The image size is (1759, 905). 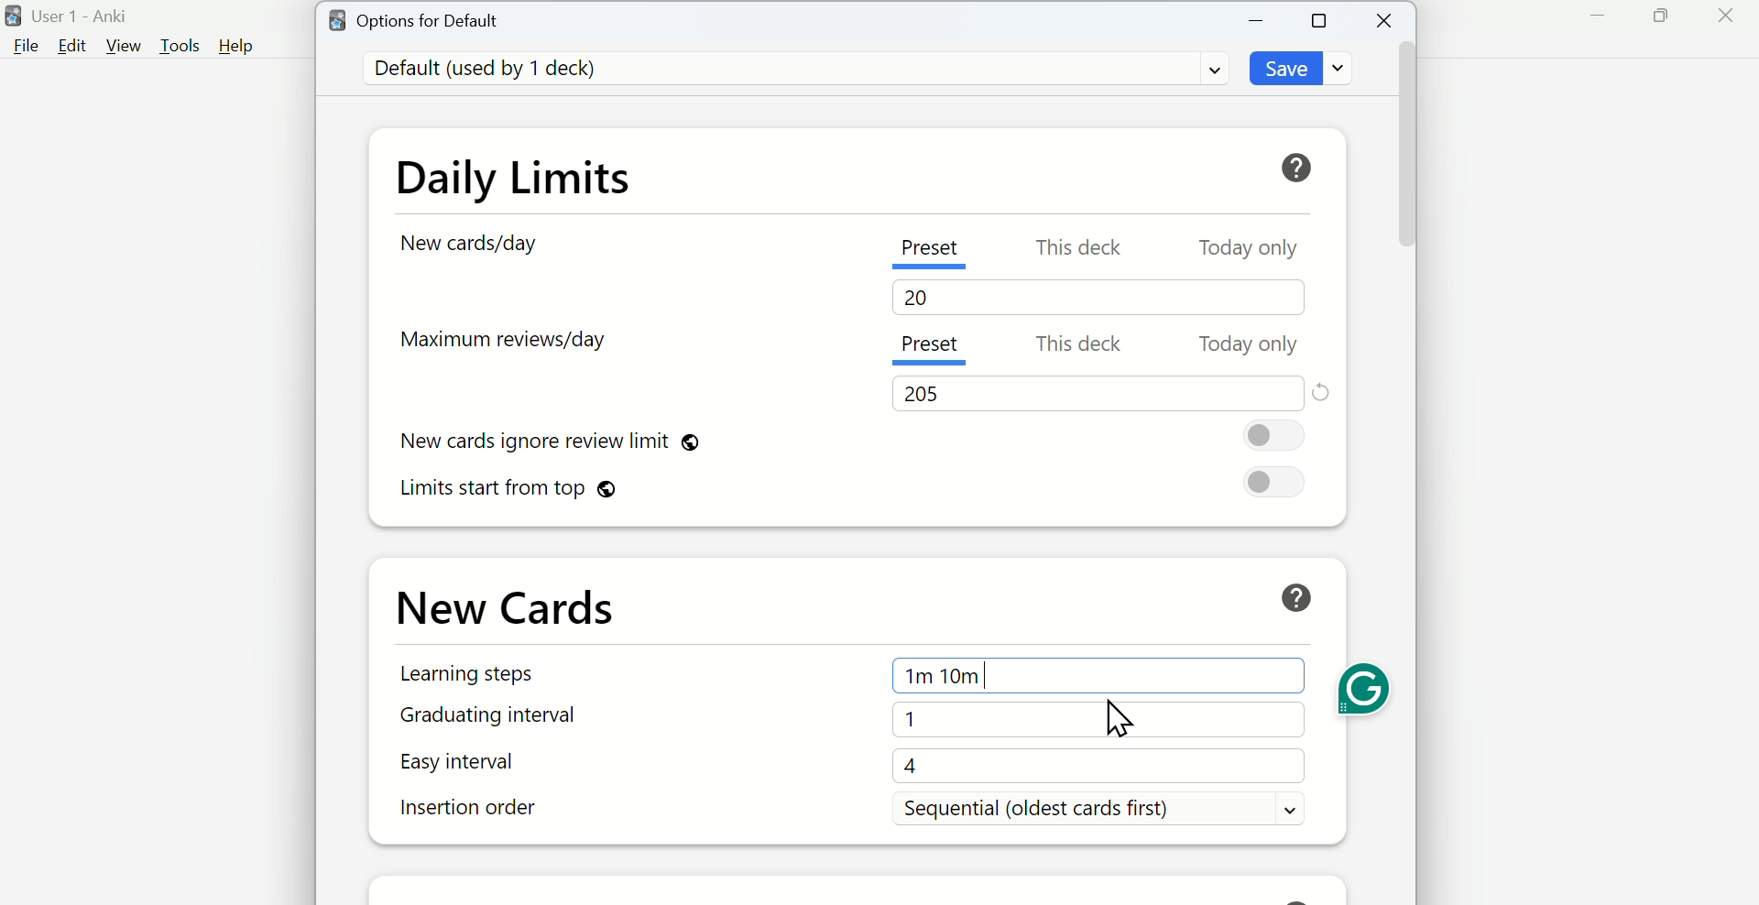 What do you see at coordinates (1295, 594) in the screenshot?
I see `Help` at bounding box center [1295, 594].